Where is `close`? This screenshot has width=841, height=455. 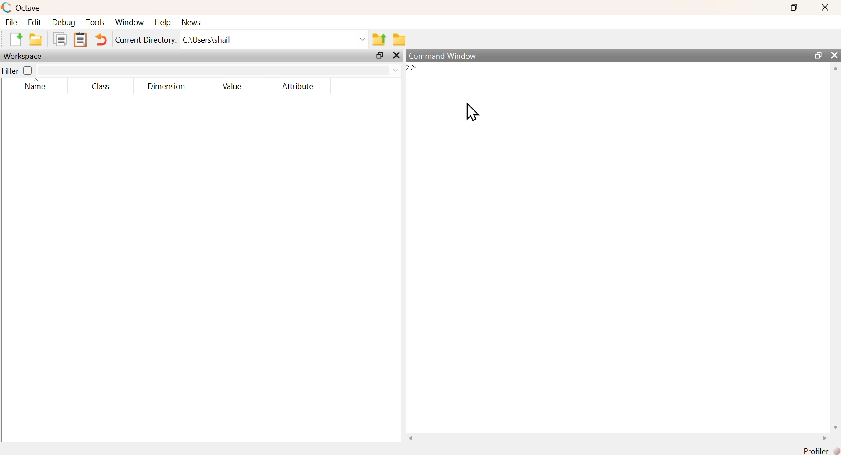 close is located at coordinates (834, 55).